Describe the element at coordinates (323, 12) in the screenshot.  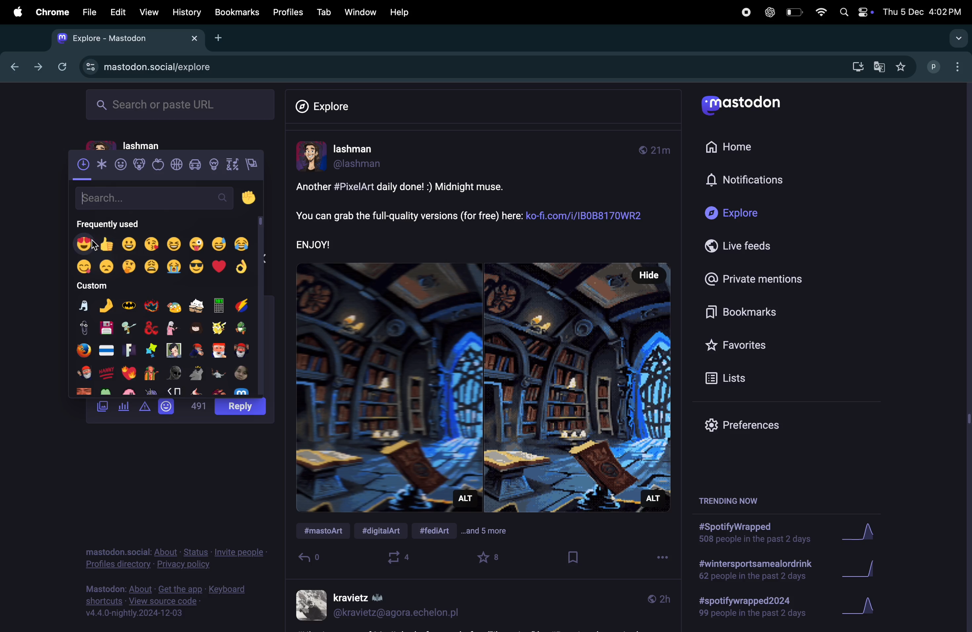
I see `tab` at that location.